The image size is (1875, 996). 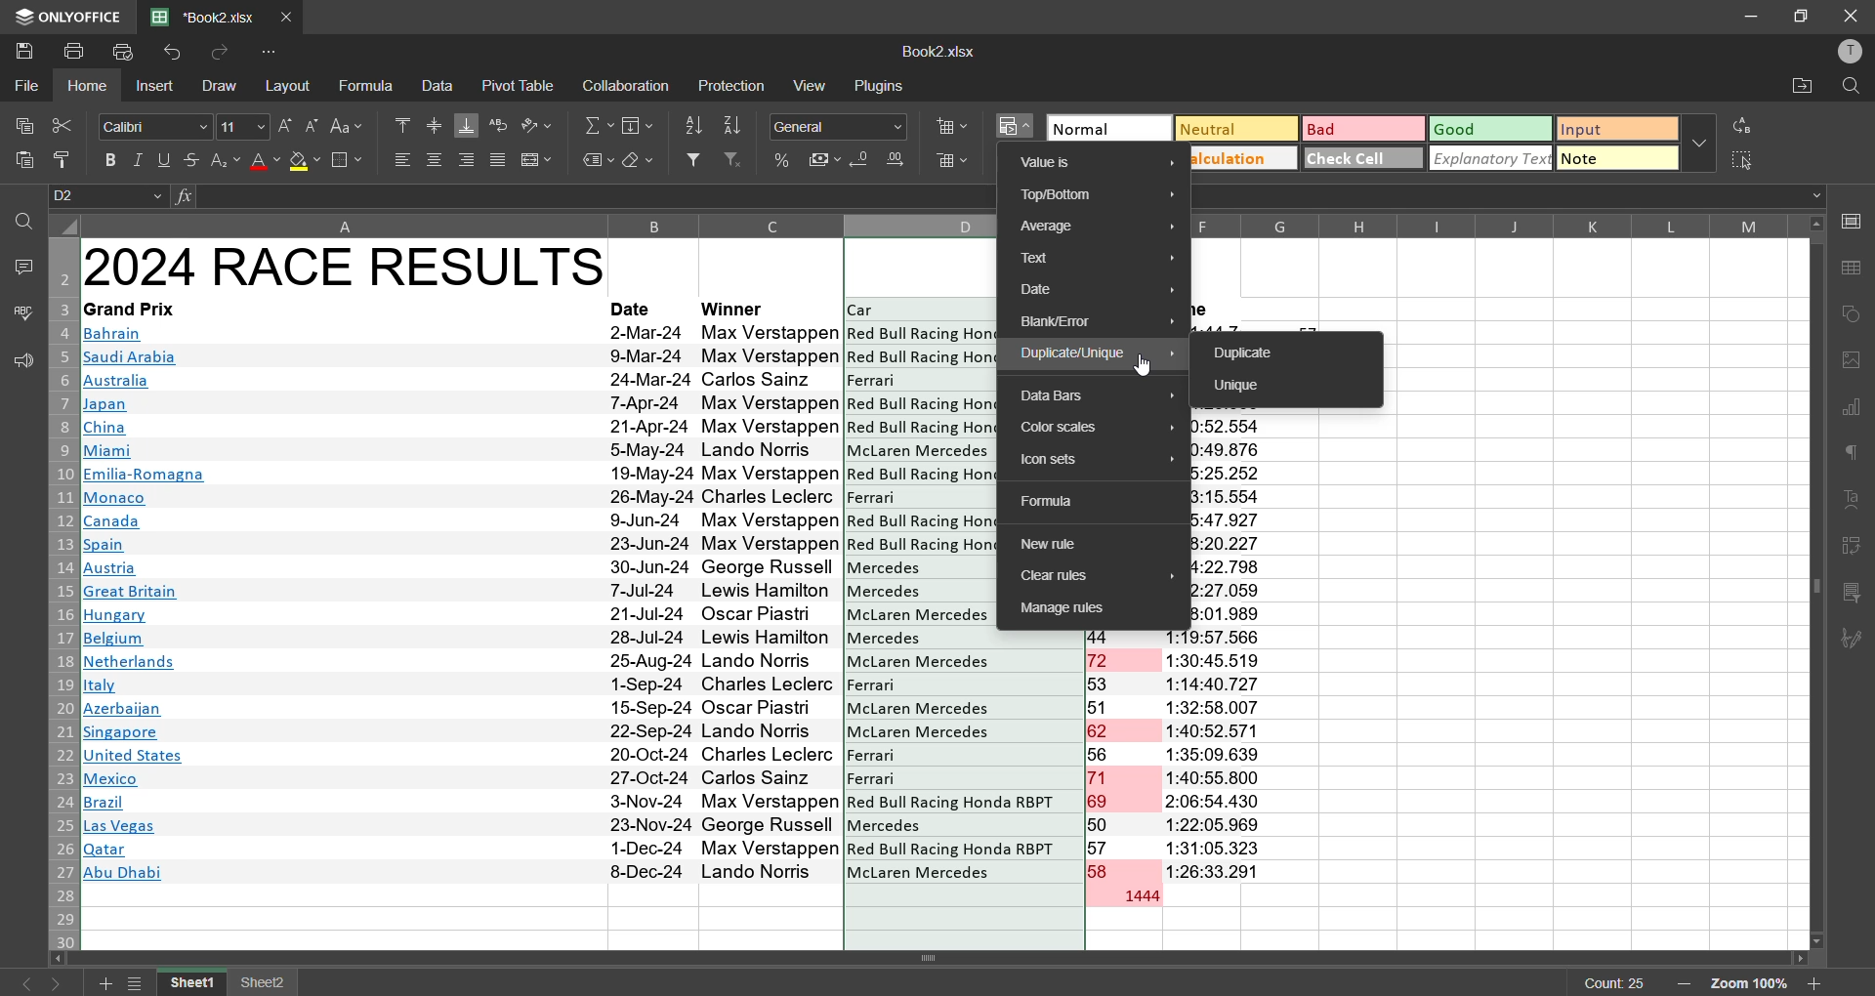 I want to click on print, so click(x=77, y=50).